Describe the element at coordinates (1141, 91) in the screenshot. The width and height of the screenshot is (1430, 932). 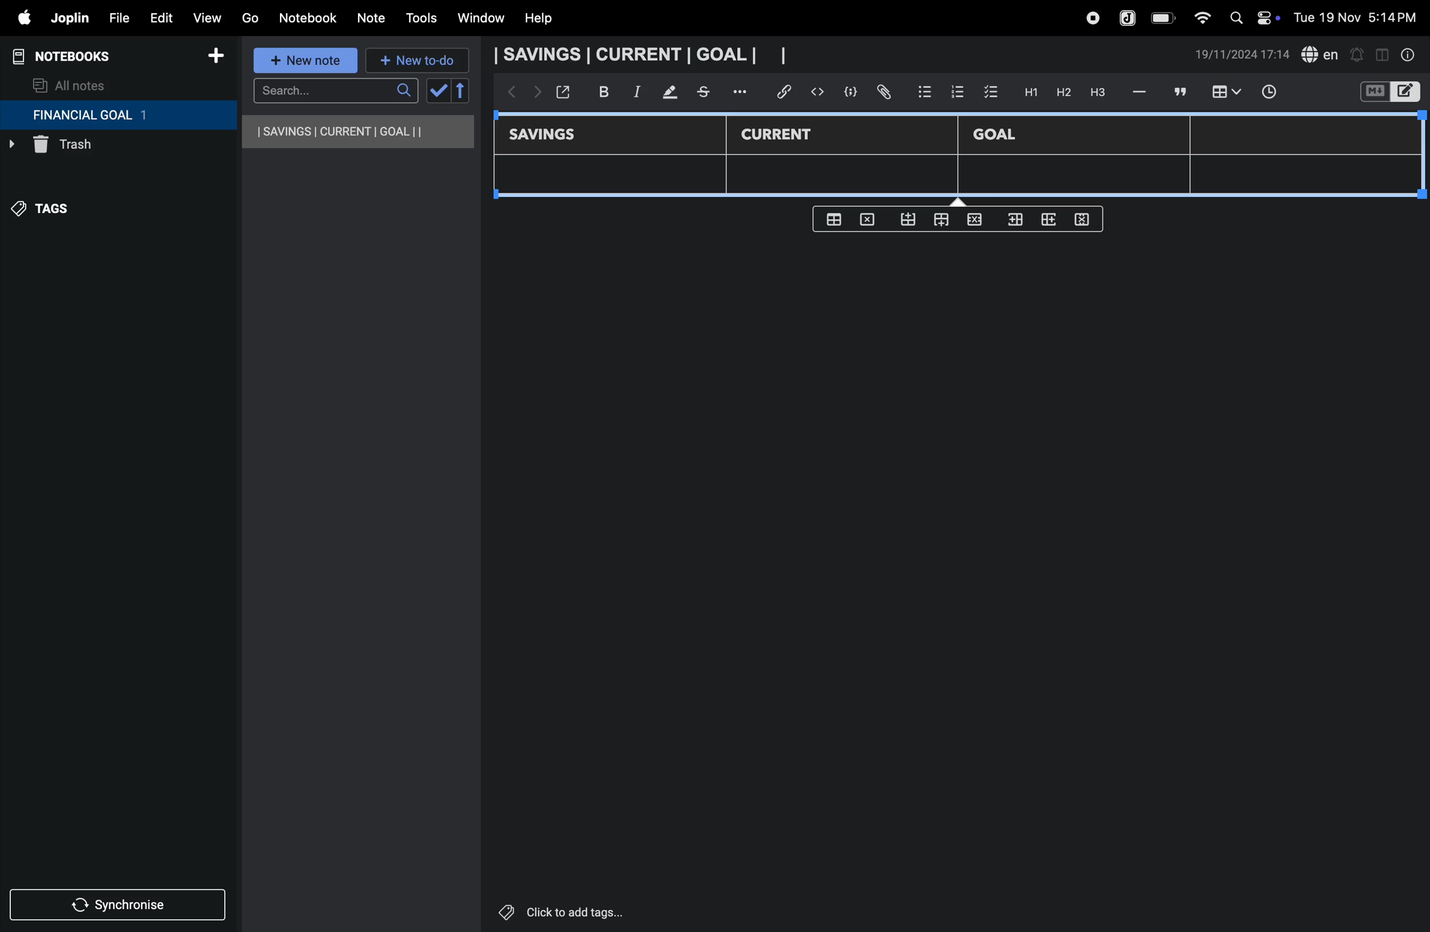
I see `hifen` at that location.